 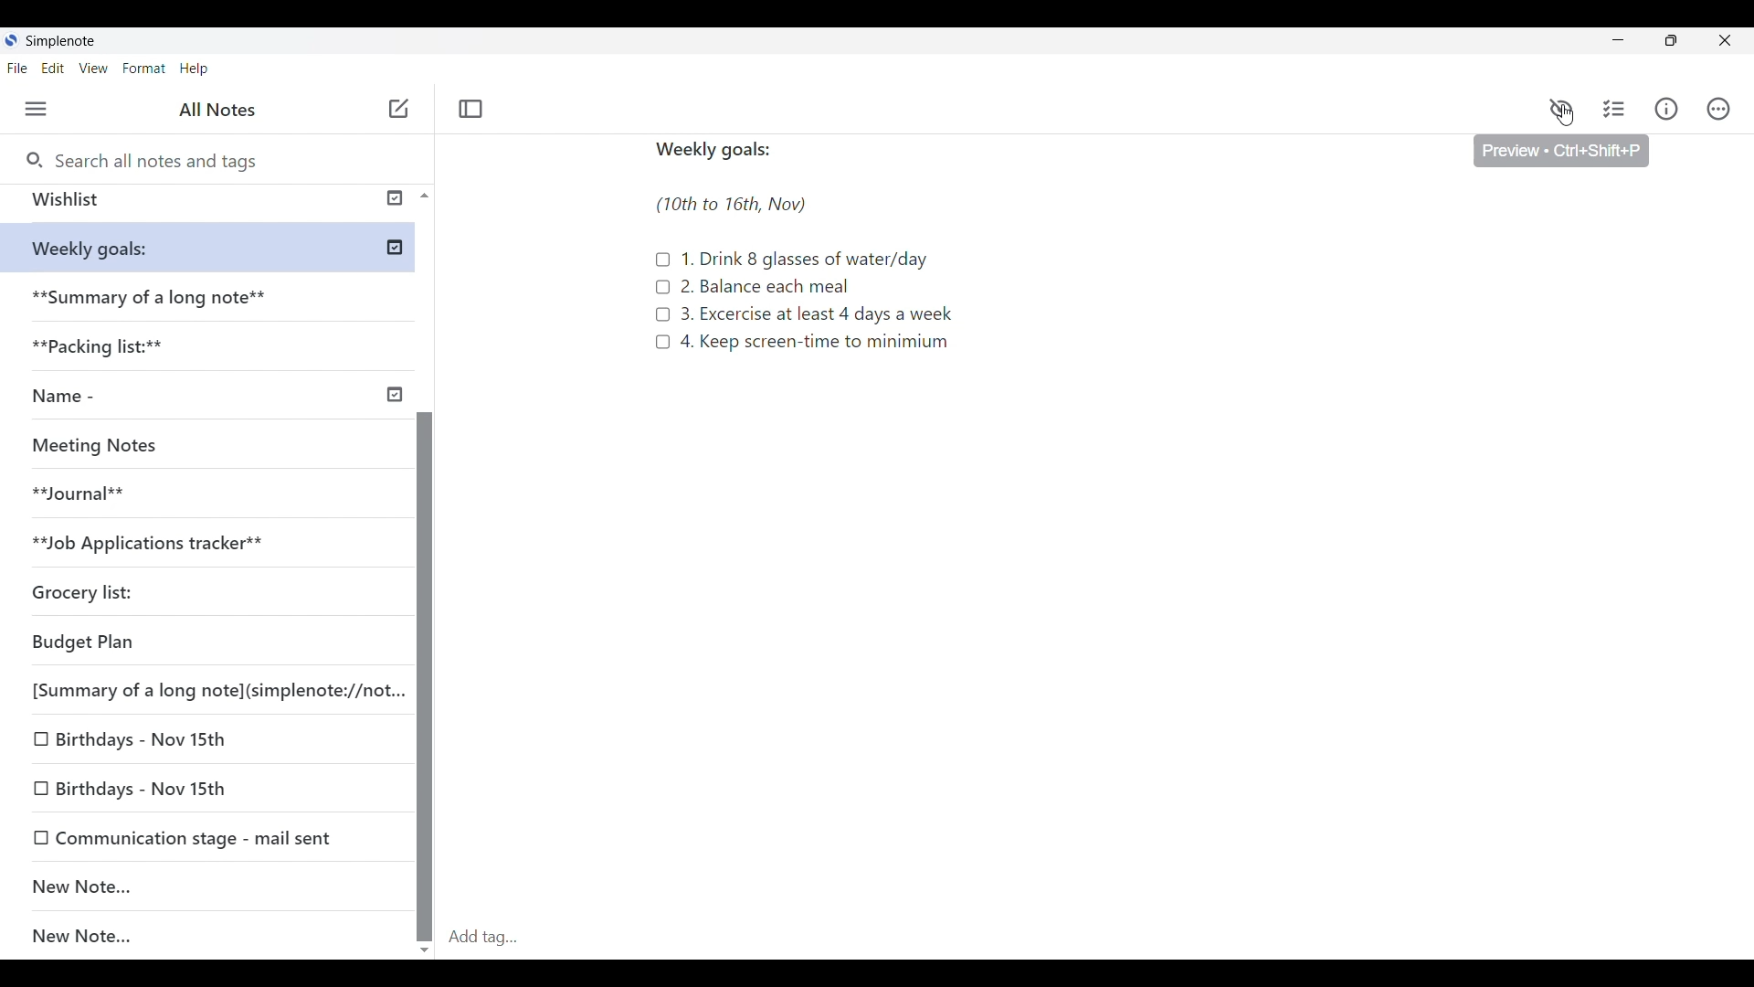 What do you see at coordinates (1560, 152) in the screenshot?
I see `Preview • Ctrl+Shift+p` at bounding box center [1560, 152].